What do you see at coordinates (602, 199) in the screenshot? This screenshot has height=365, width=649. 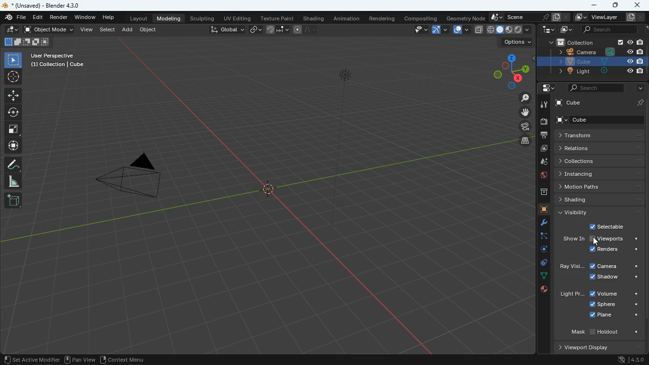 I see `shading` at bounding box center [602, 199].